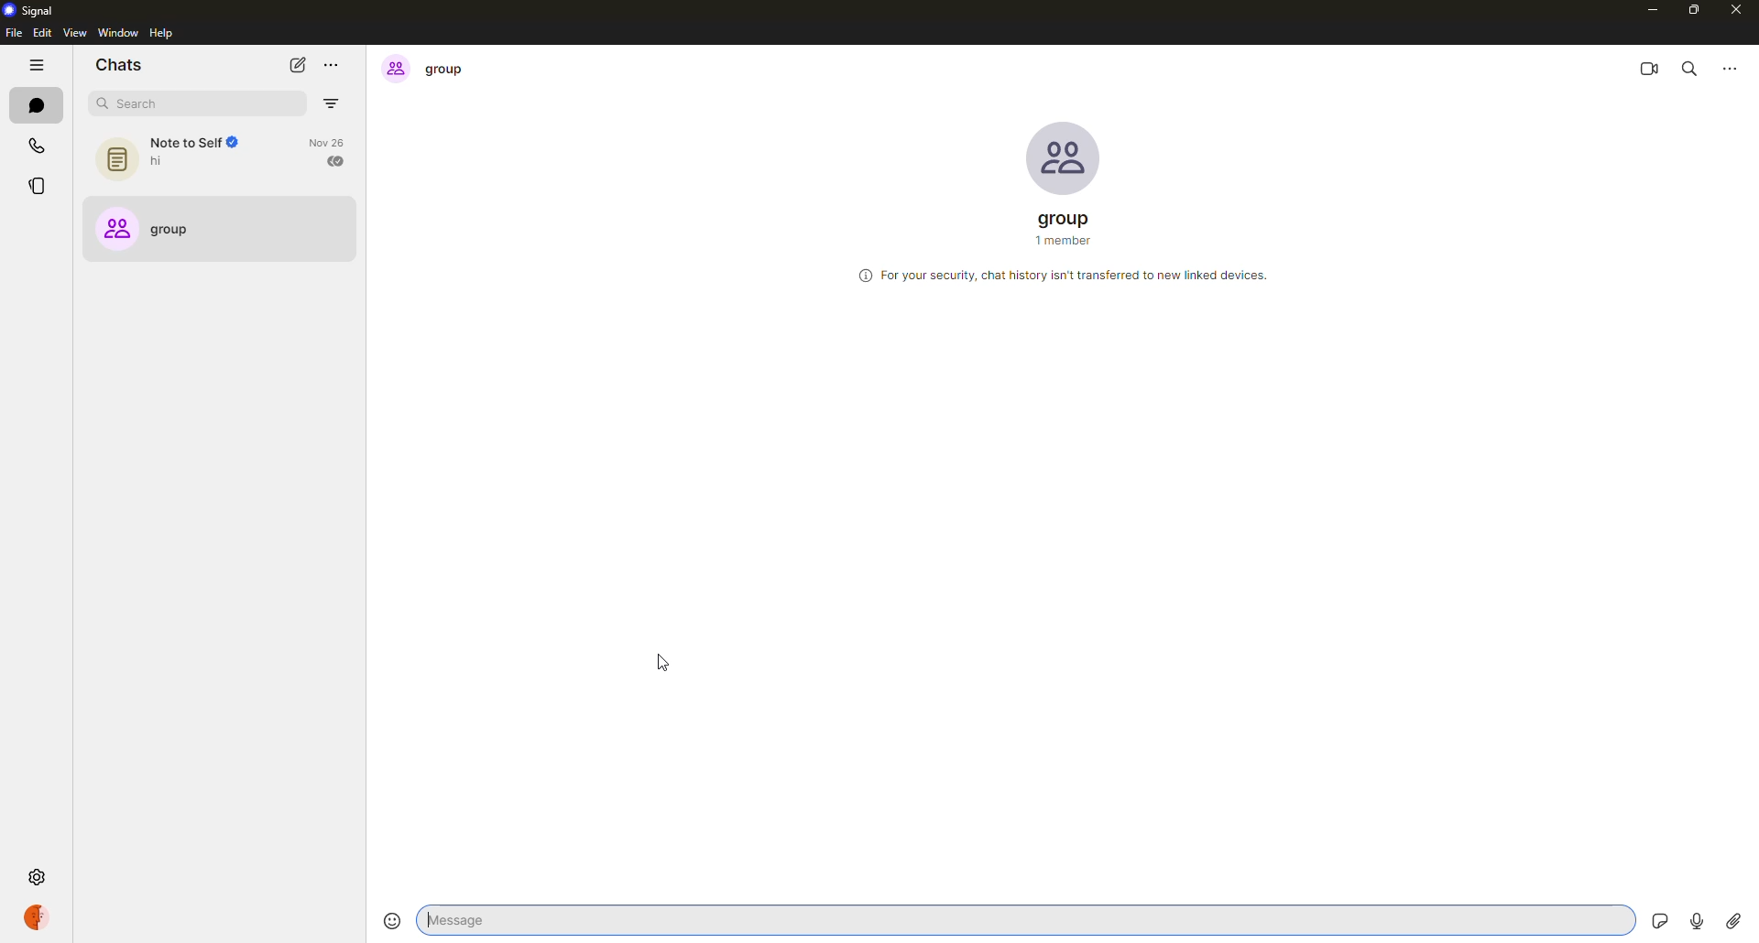 The image size is (1759, 943). Describe the element at coordinates (35, 918) in the screenshot. I see `profile` at that location.